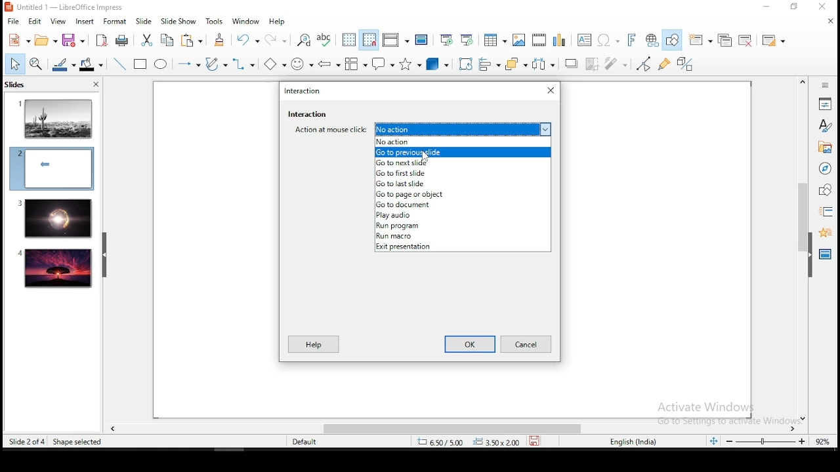 This screenshot has height=472, width=840. What do you see at coordinates (826, 253) in the screenshot?
I see `master slides` at bounding box center [826, 253].